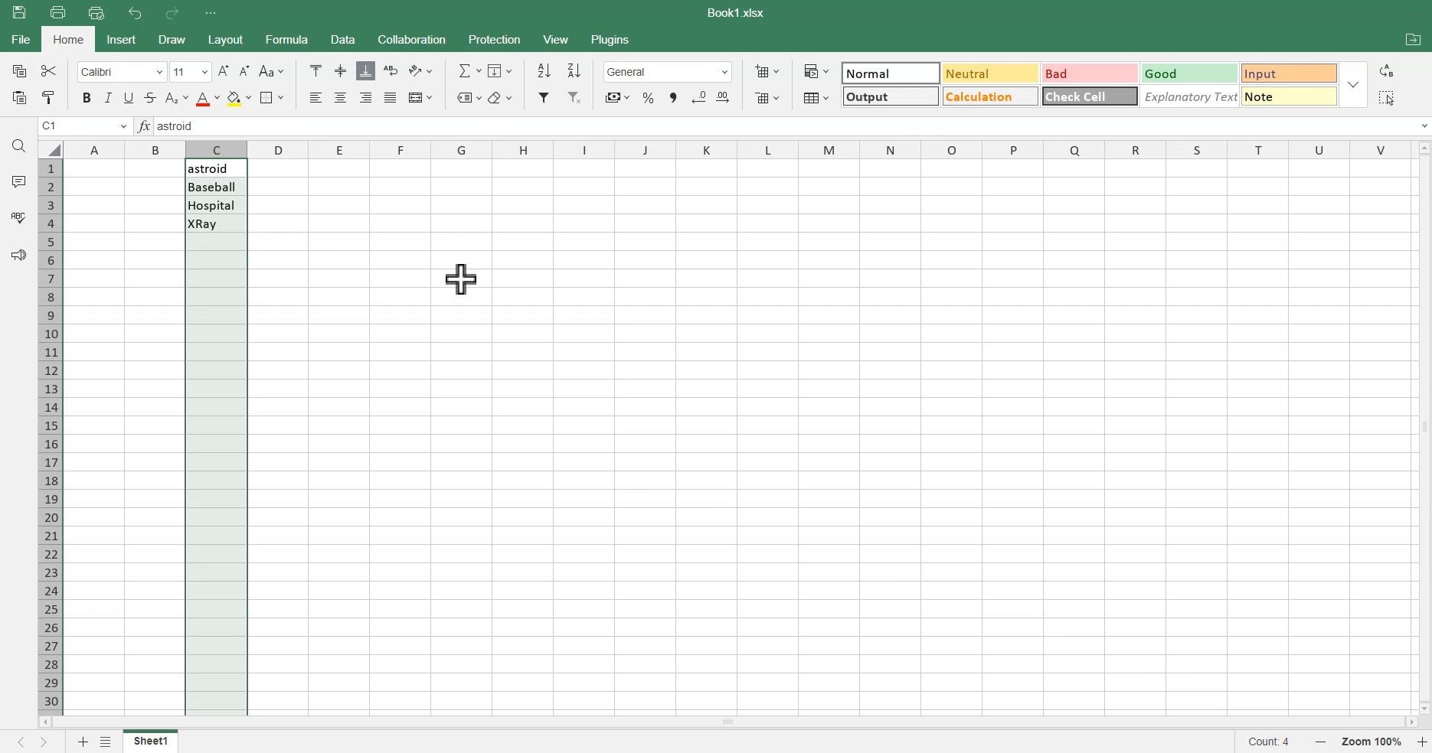 Image resolution: width=1432 pixels, height=753 pixels. I want to click on Italic, so click(109, 97).